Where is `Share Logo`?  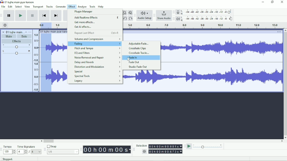 Share Logo is located at coordinates (163, 13).